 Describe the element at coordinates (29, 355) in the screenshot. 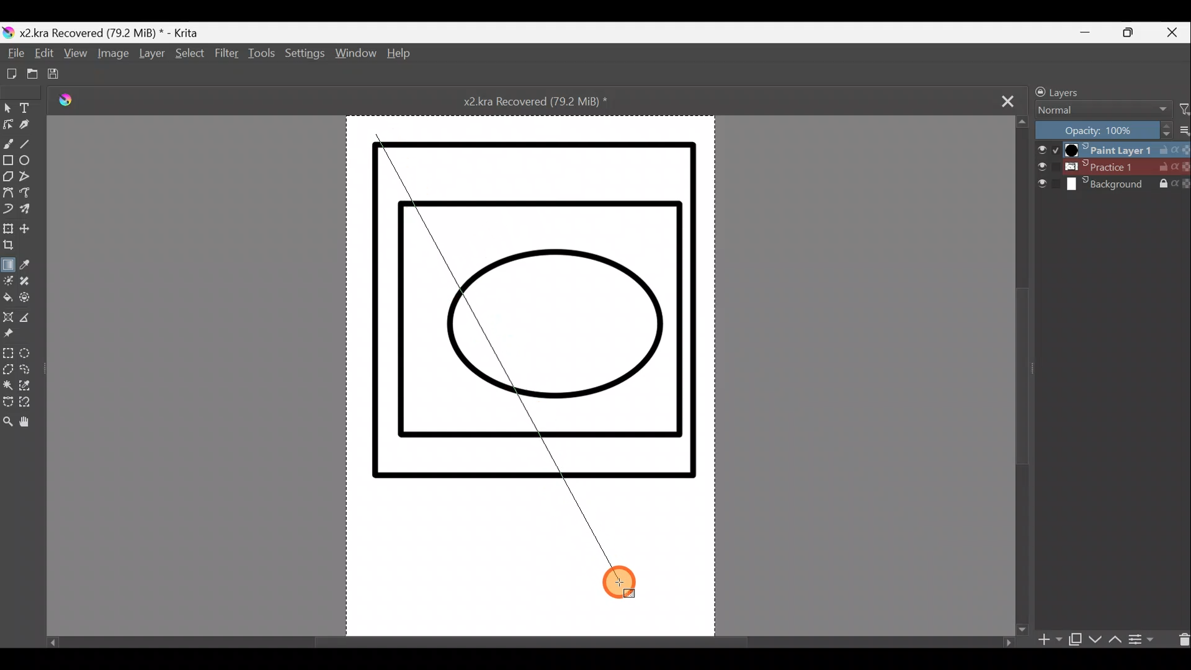

I see `Elliptical selection tool` at that location.